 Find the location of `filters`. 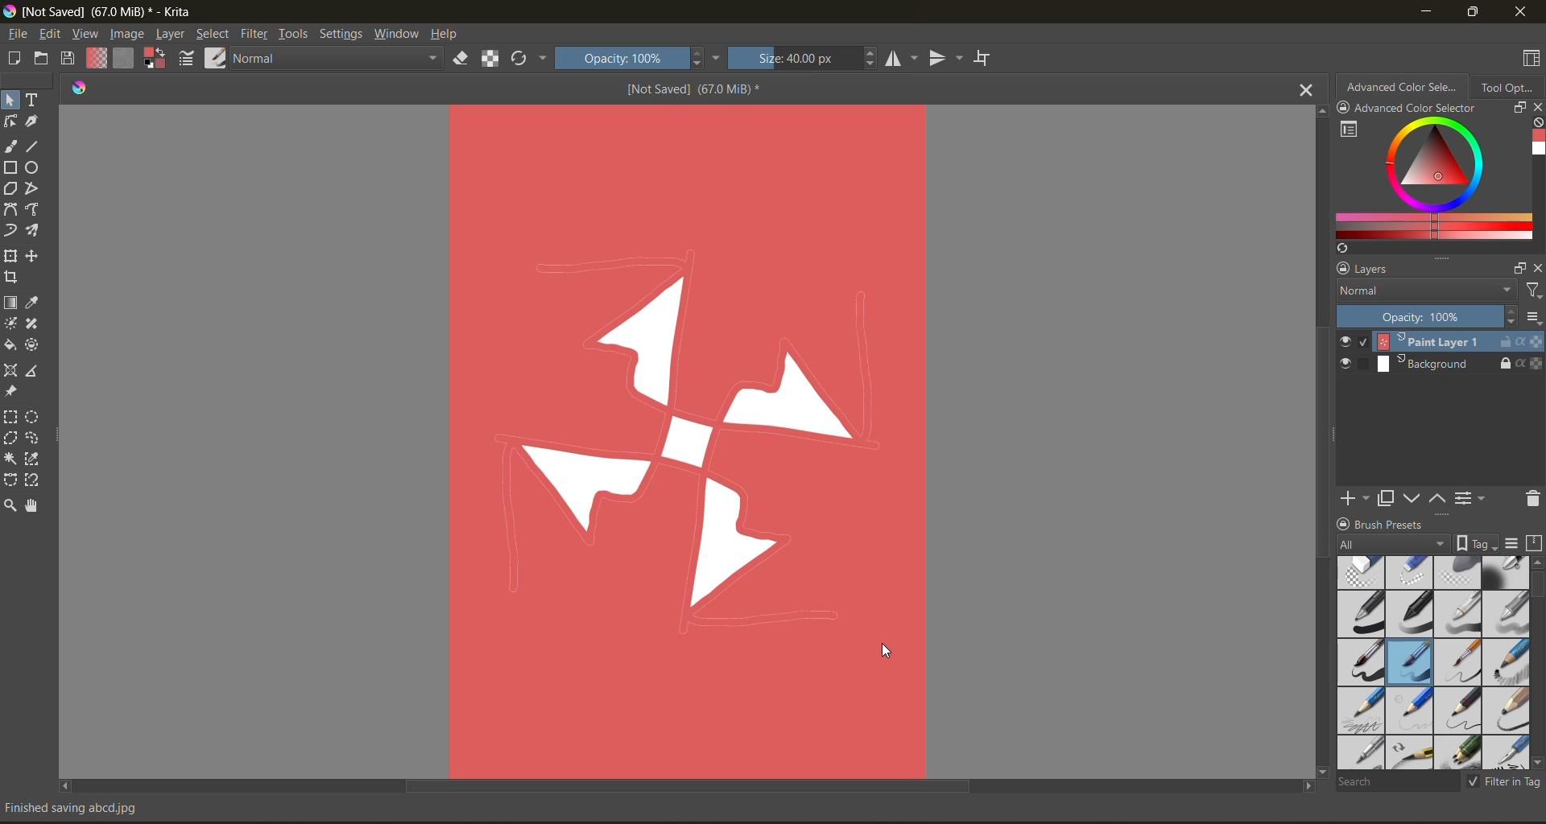

filters is located at coordinates (1533, 293).